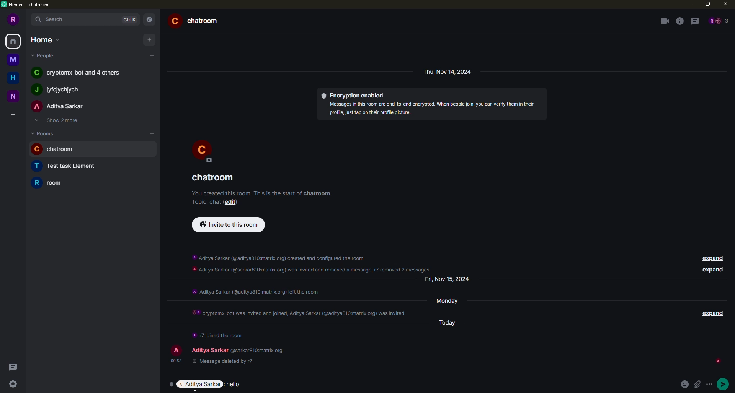  What do you see at coordinates (237, 383) in the screenshot?
I see `hello` at bounding box center [237, 383].